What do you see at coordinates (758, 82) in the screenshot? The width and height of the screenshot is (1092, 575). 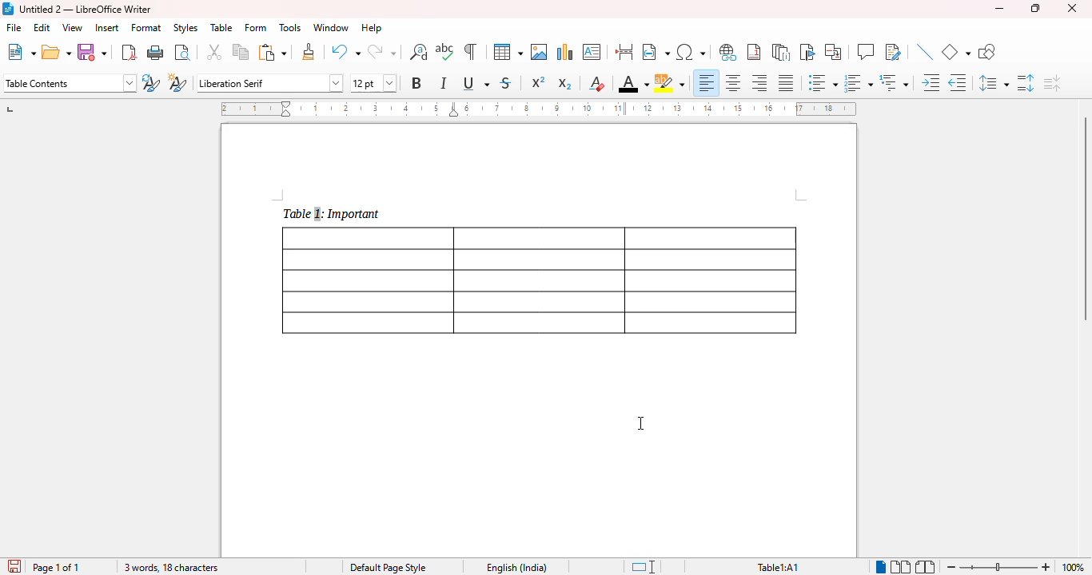 I see `align right` at bounding box center [758, 82].